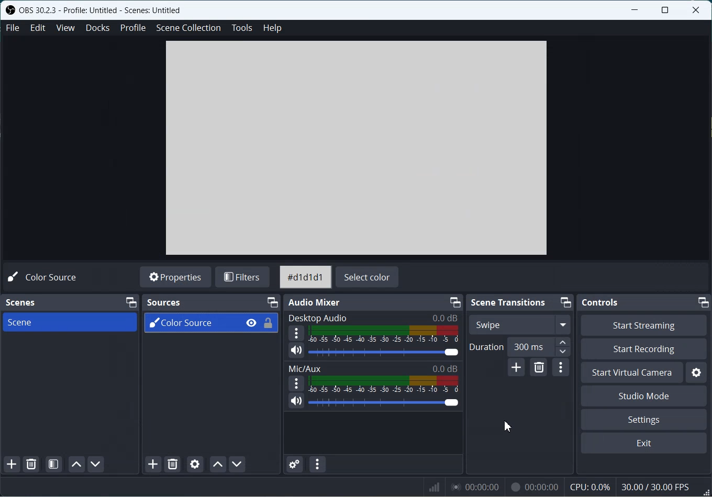 This screenshot has width=712, height=497. Describe the element at coordinates (356, 148) in the screenshot. I see `Preview window` at that location.